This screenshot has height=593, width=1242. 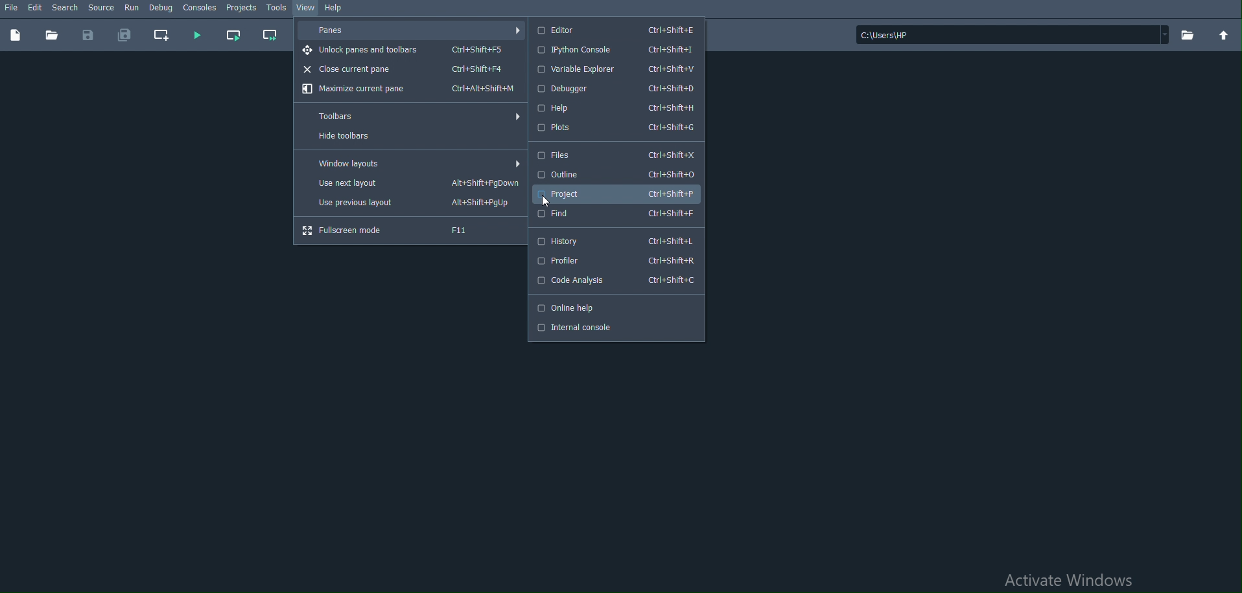 What do you see at coordinates (409, 50) in the screenshot?
I see `Unlock panes and toolbars` at bounding box center [409, 50].